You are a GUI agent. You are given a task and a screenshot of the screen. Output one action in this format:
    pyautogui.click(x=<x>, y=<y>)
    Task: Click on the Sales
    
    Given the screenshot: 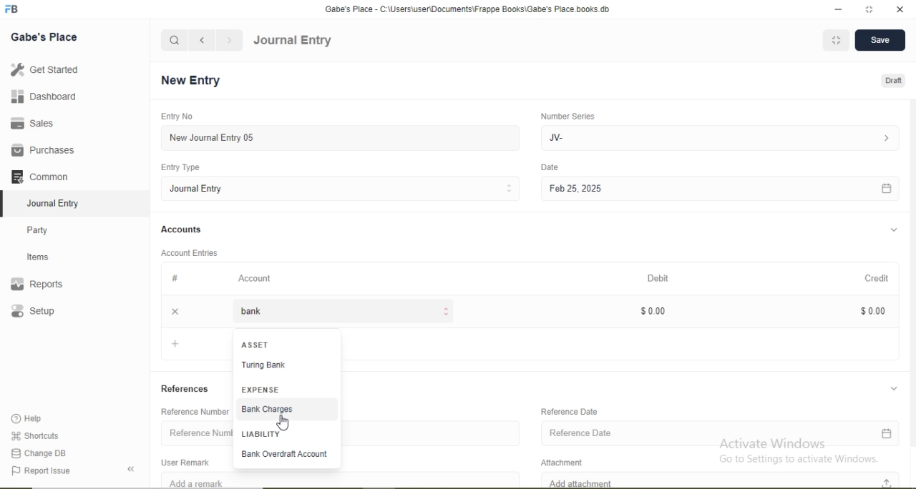 What is the action you would take?
    pyautogui.click(x=39, y=123)
    